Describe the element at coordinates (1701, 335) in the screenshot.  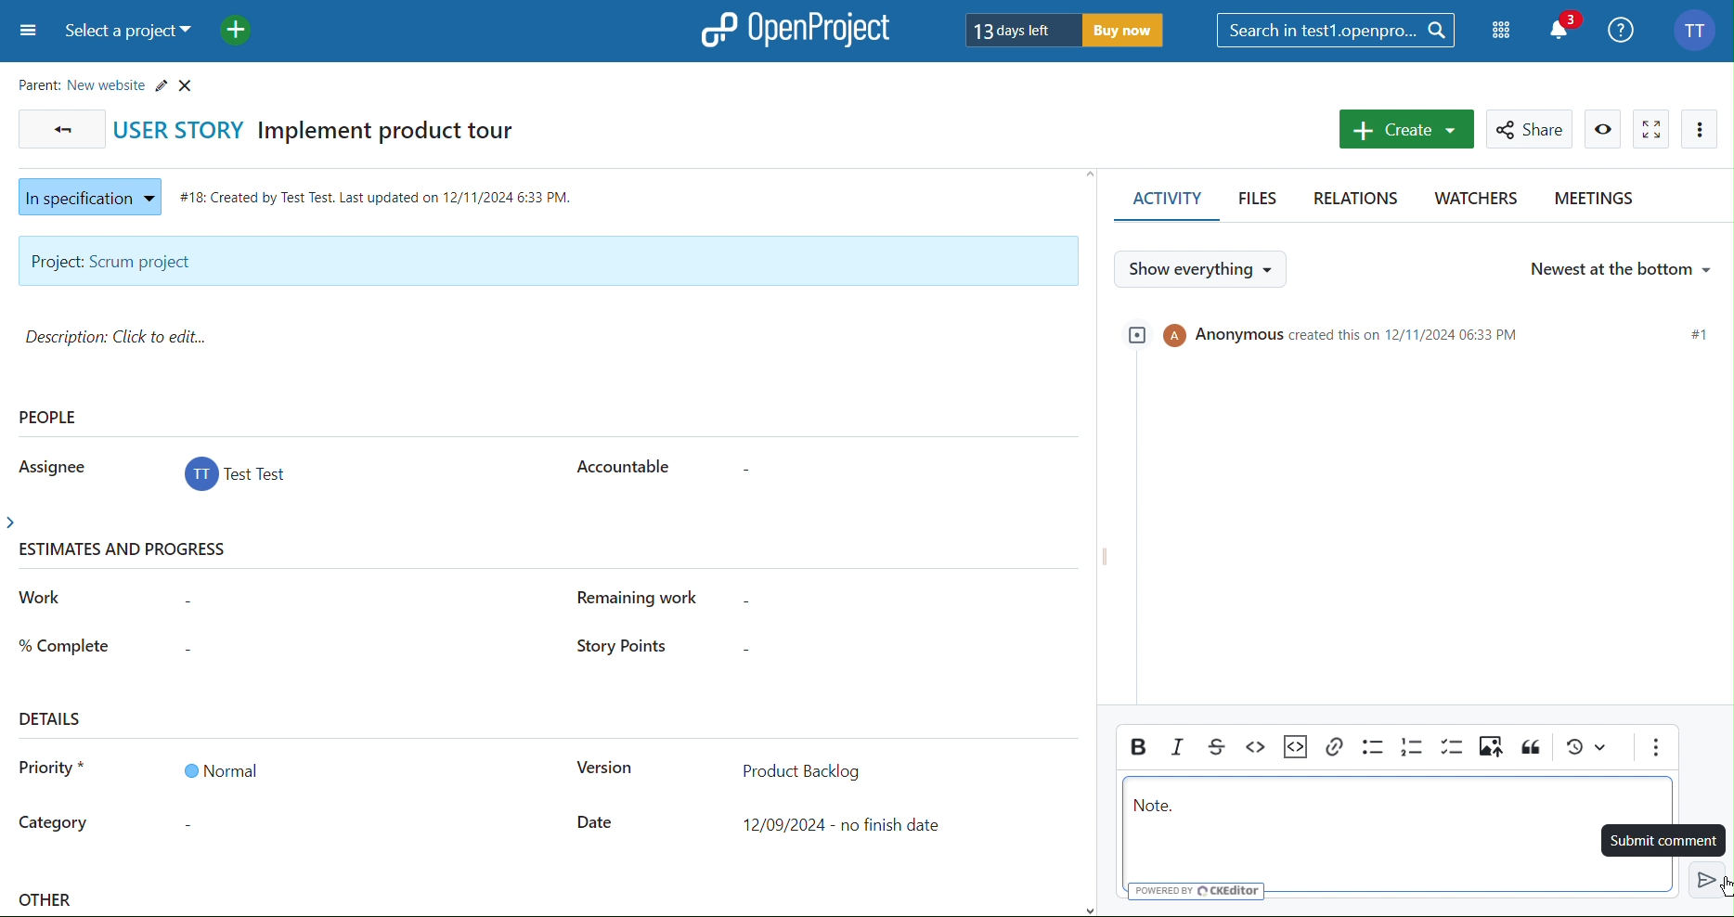
I see `#1` at that location.